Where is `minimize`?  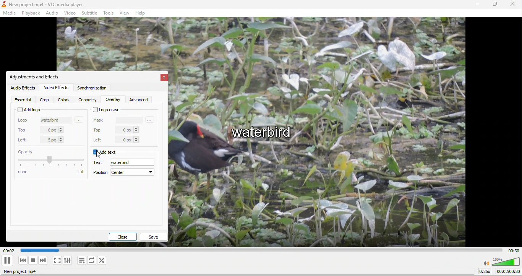
minimize is located at coordinates (474, 5).